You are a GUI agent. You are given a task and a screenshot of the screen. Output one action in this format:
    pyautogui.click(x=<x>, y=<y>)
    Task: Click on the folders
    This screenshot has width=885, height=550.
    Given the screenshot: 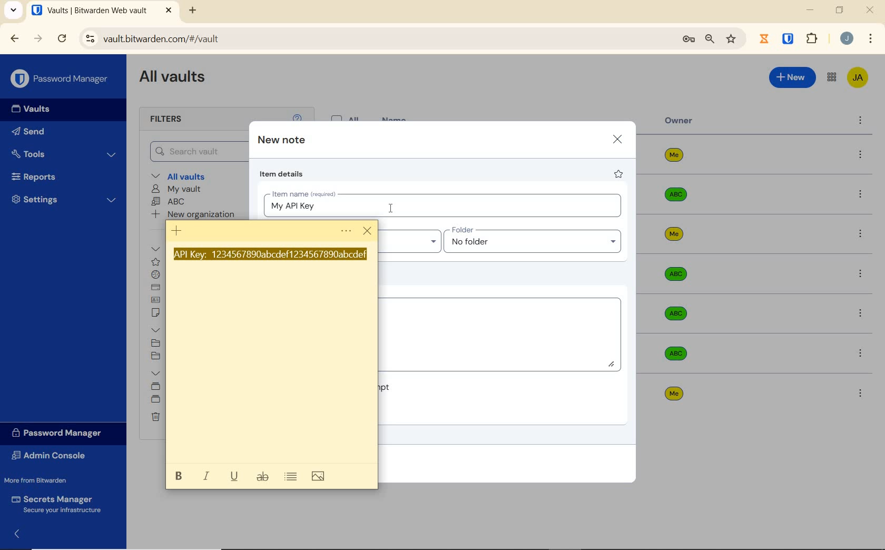 What is the action you would take?
    pyautogui.click(x=156, y=330)
    